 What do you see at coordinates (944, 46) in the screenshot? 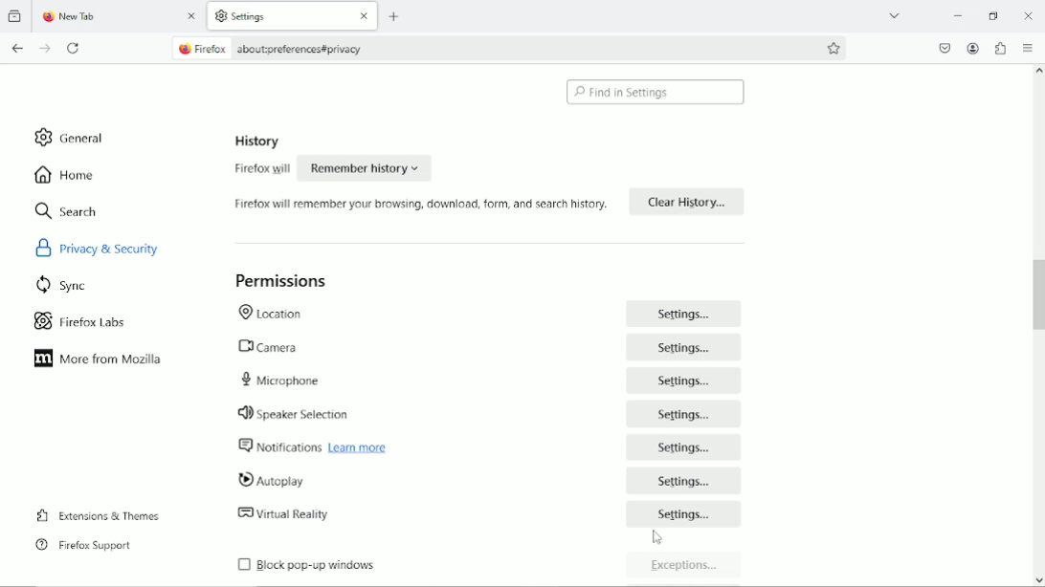
I see `save to pocket` at bounding box center [944, 46].